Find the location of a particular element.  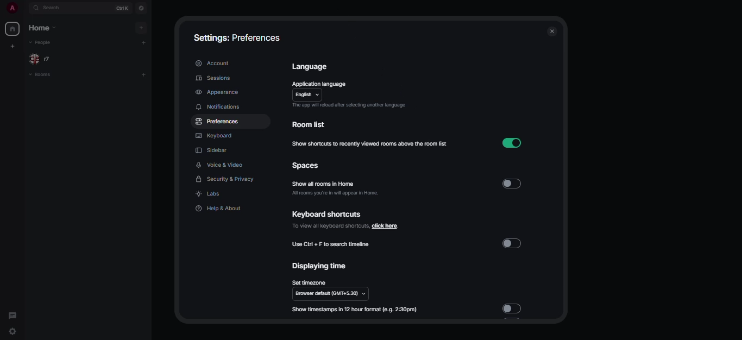

all rooms you're in will appear in home is located at coordinates (335, 193).